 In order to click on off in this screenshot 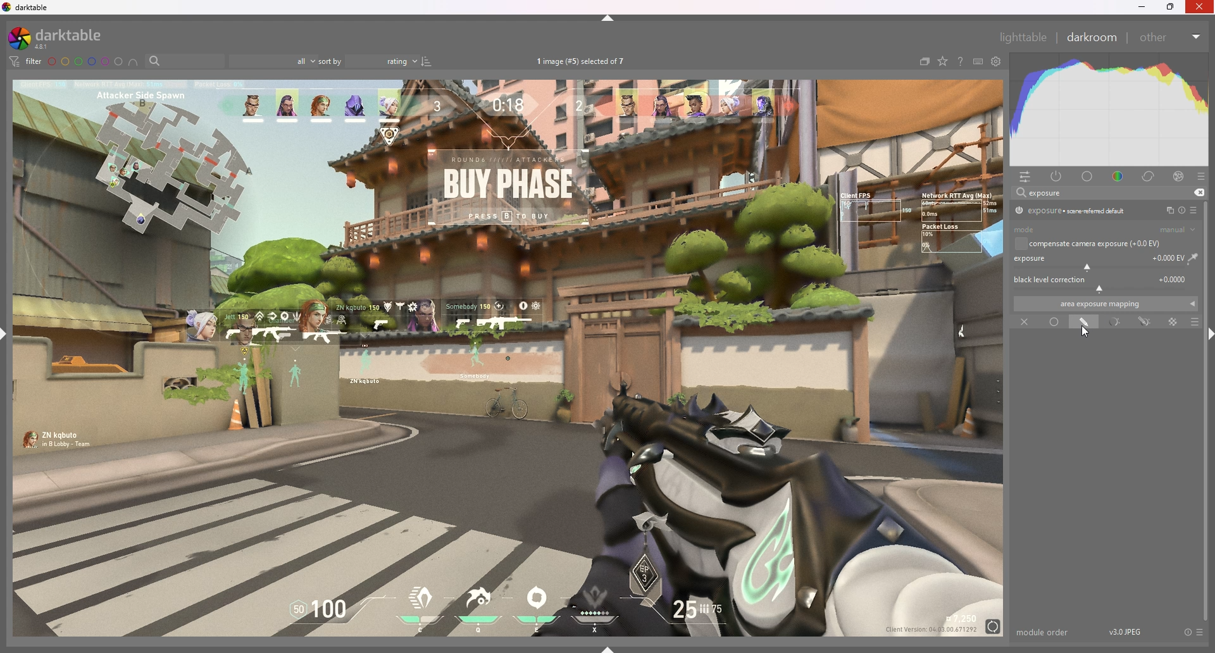, I will do `click(1023, 323)`.